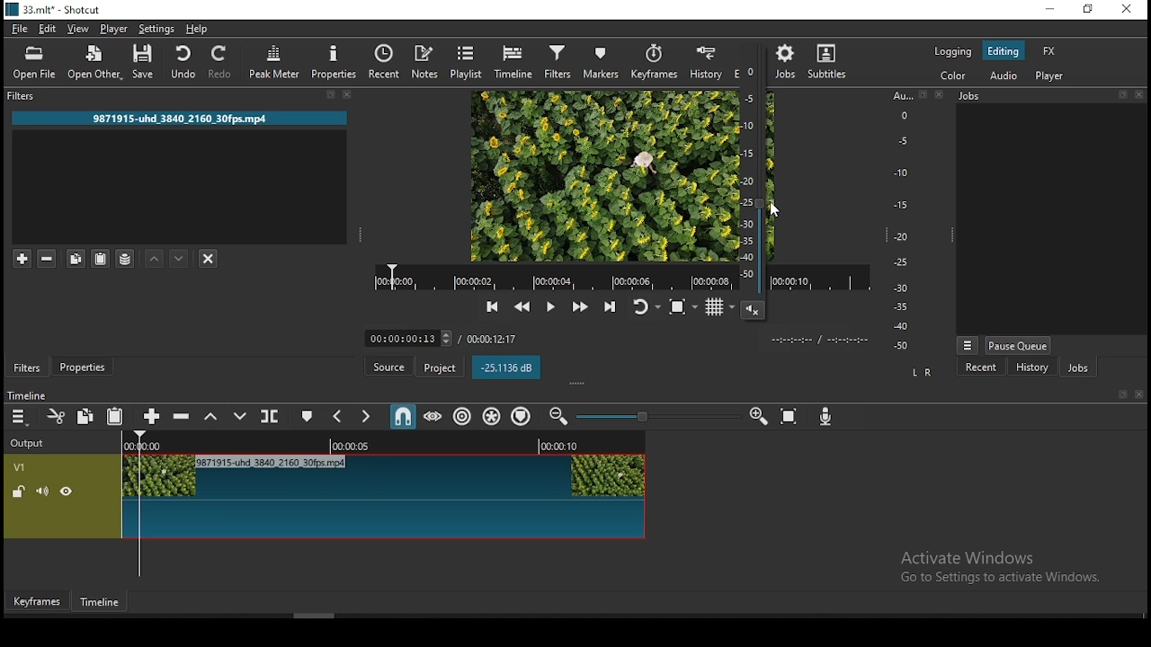 Image resolution: width=1151 pixels, height=647 pixels. What do you see at coordinates (50, 11) in the screenshot?
I see `33.mlt* - Shotcut` at bounding box center [50, 11].